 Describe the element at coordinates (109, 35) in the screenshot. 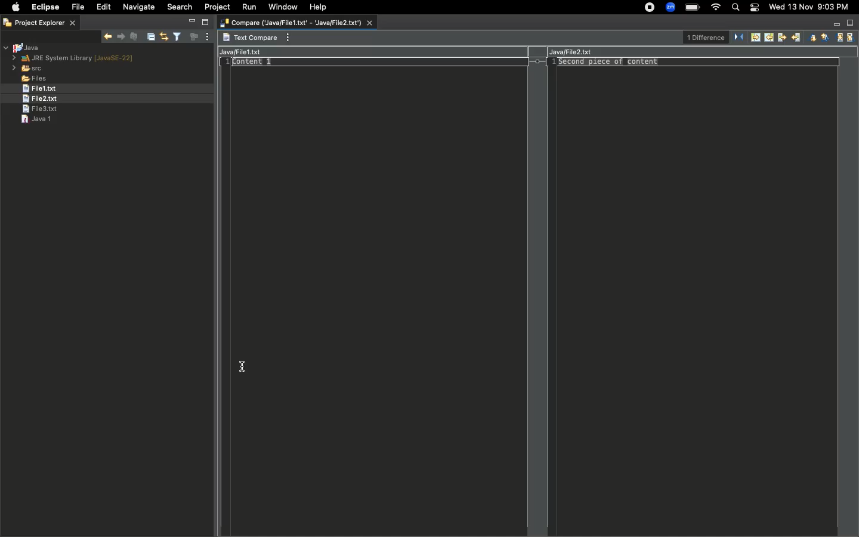

I see `Show next match` at that location.